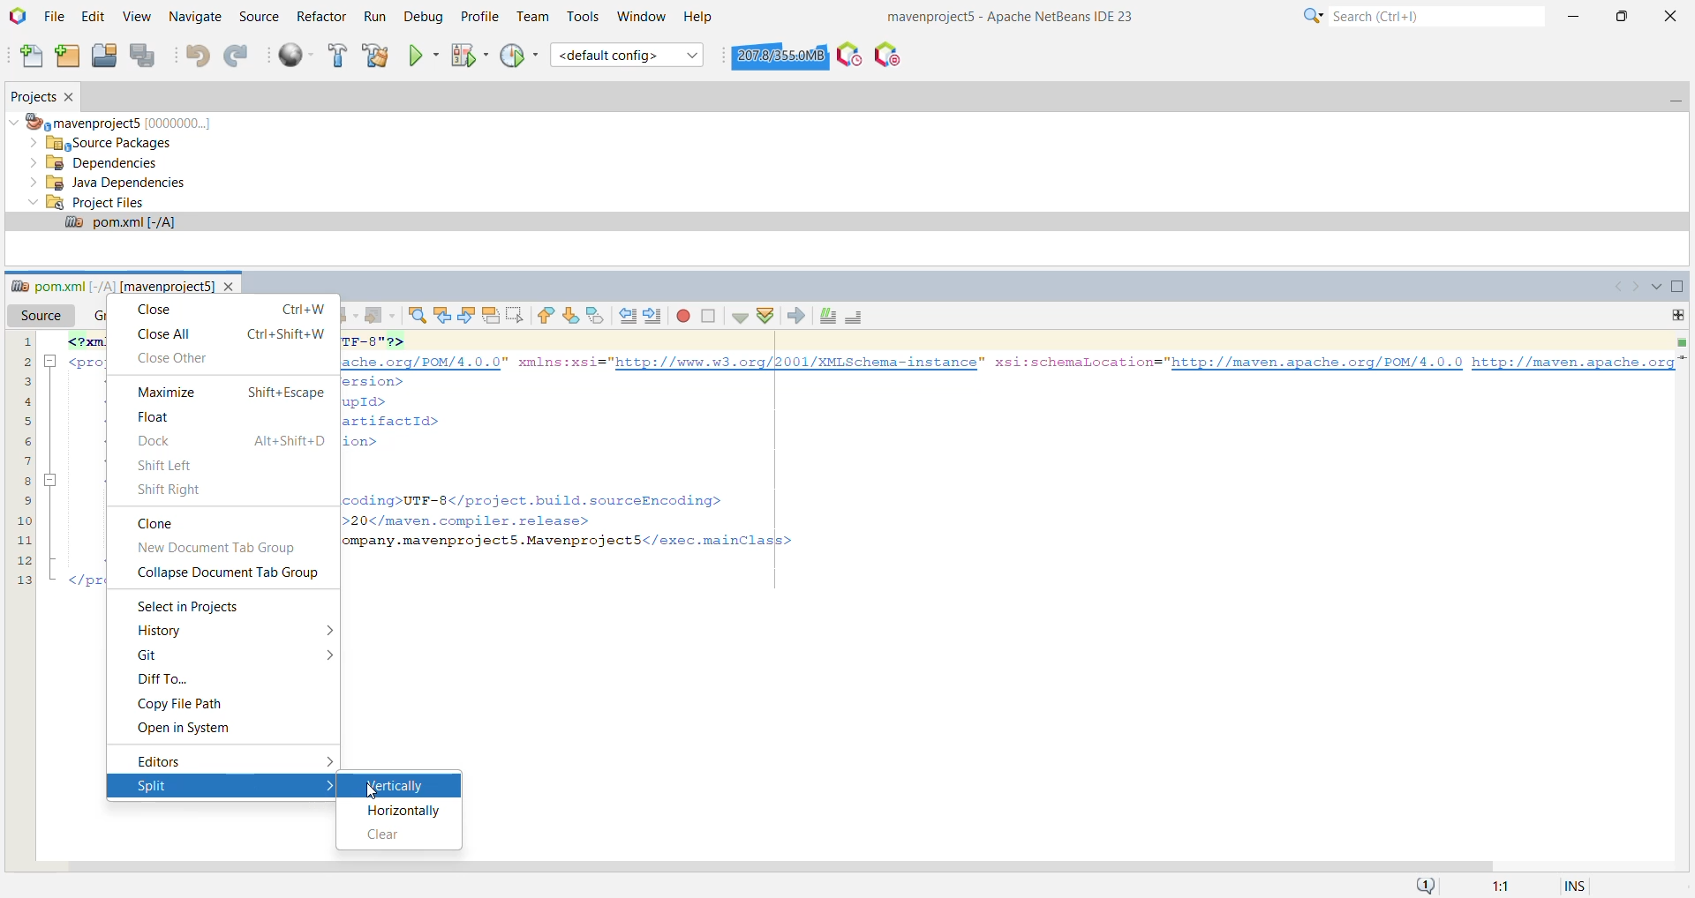 This screenshot has width=1695, height=898. I want to click on Restore Down, so click(1621, 14).